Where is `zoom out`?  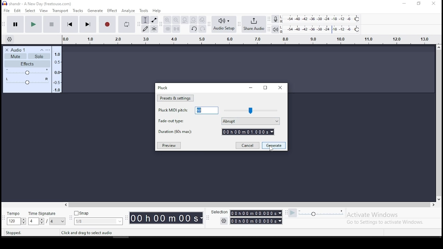 zoom out is located at coordinates (176, 20).